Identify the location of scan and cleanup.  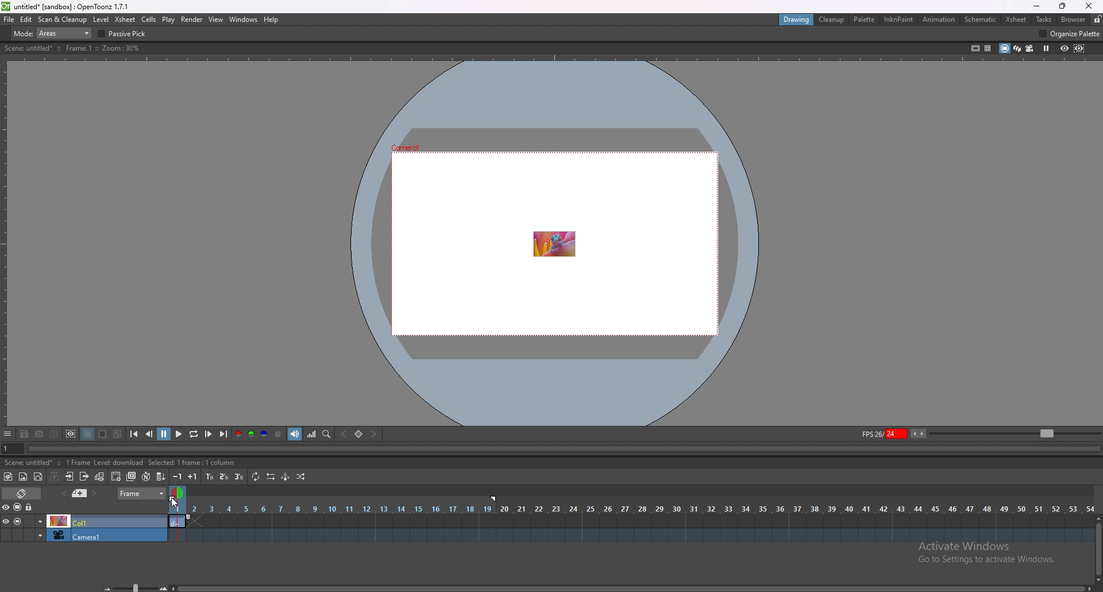
(63, 19).